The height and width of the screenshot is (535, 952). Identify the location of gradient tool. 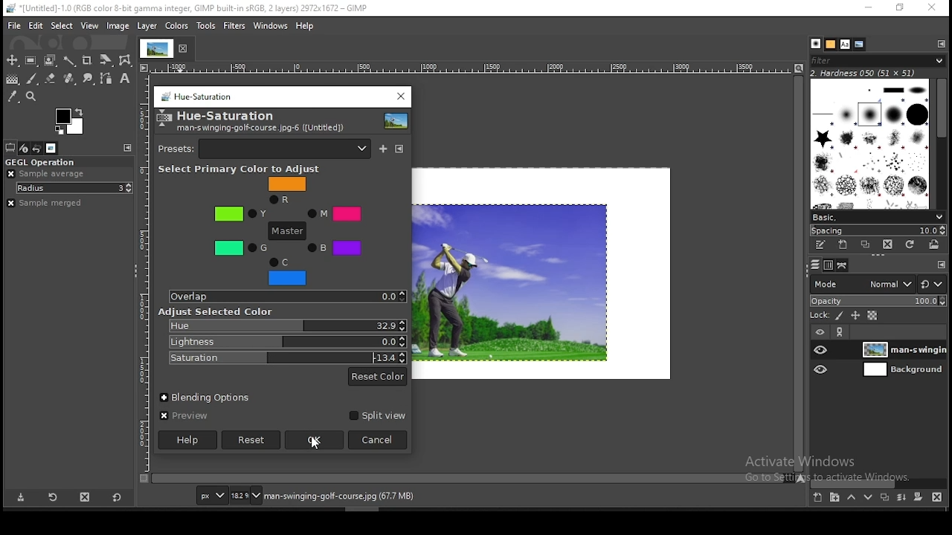
(12, 78).